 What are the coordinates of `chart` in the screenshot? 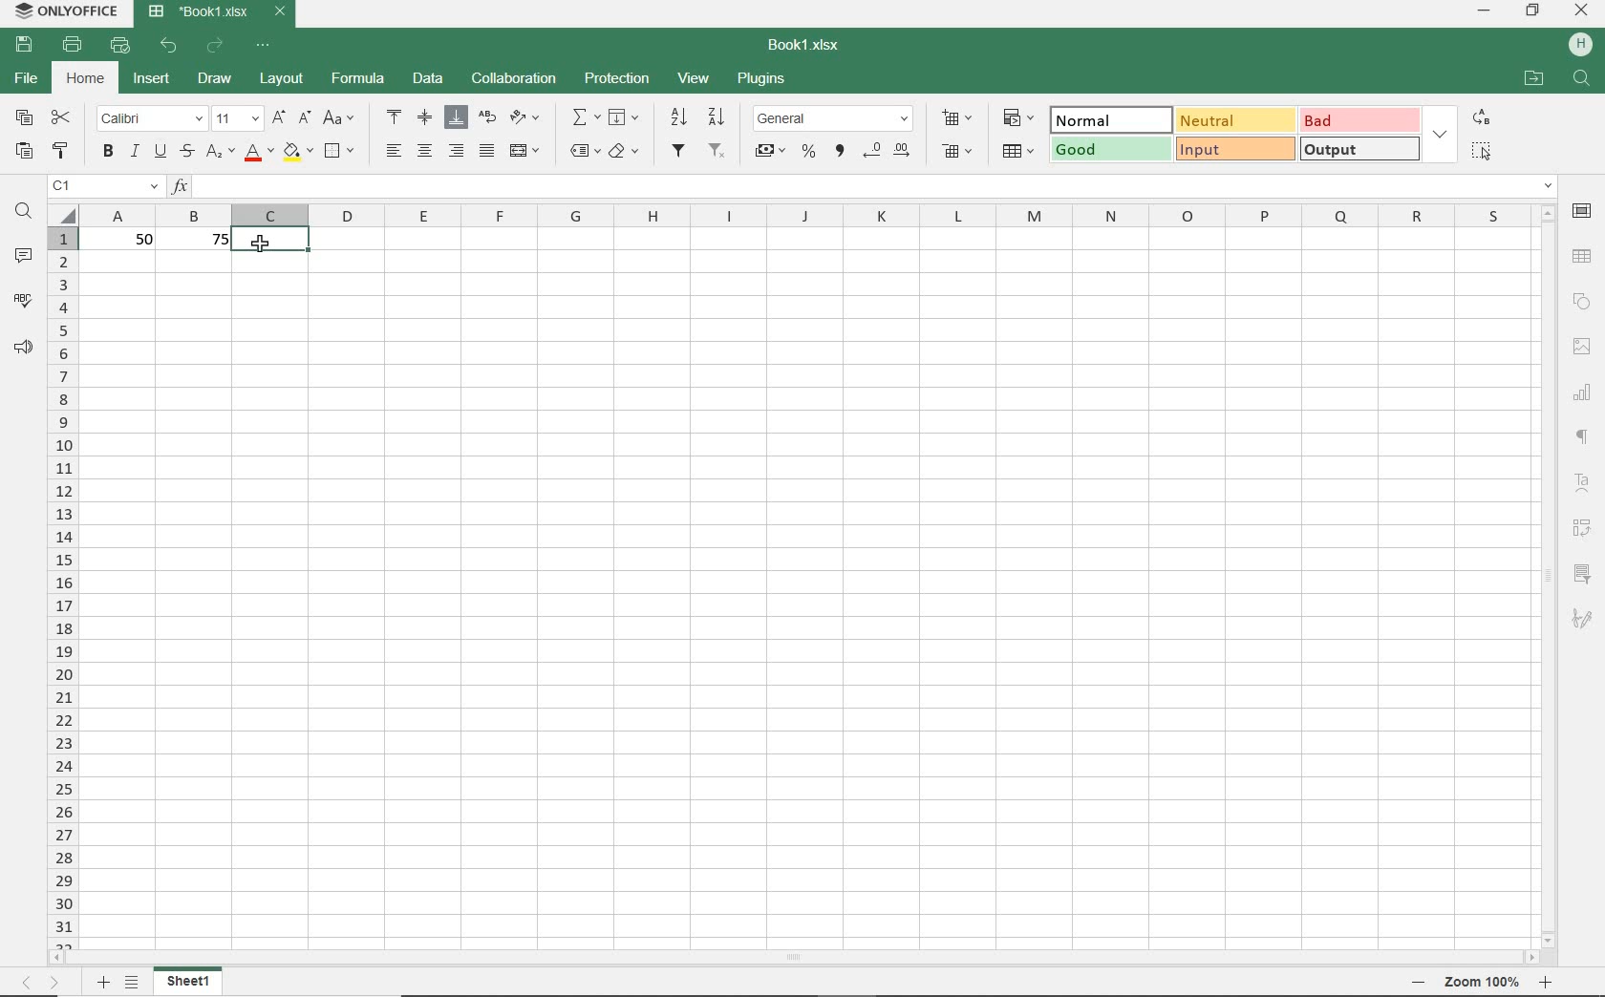 It's located at (1586, 396).